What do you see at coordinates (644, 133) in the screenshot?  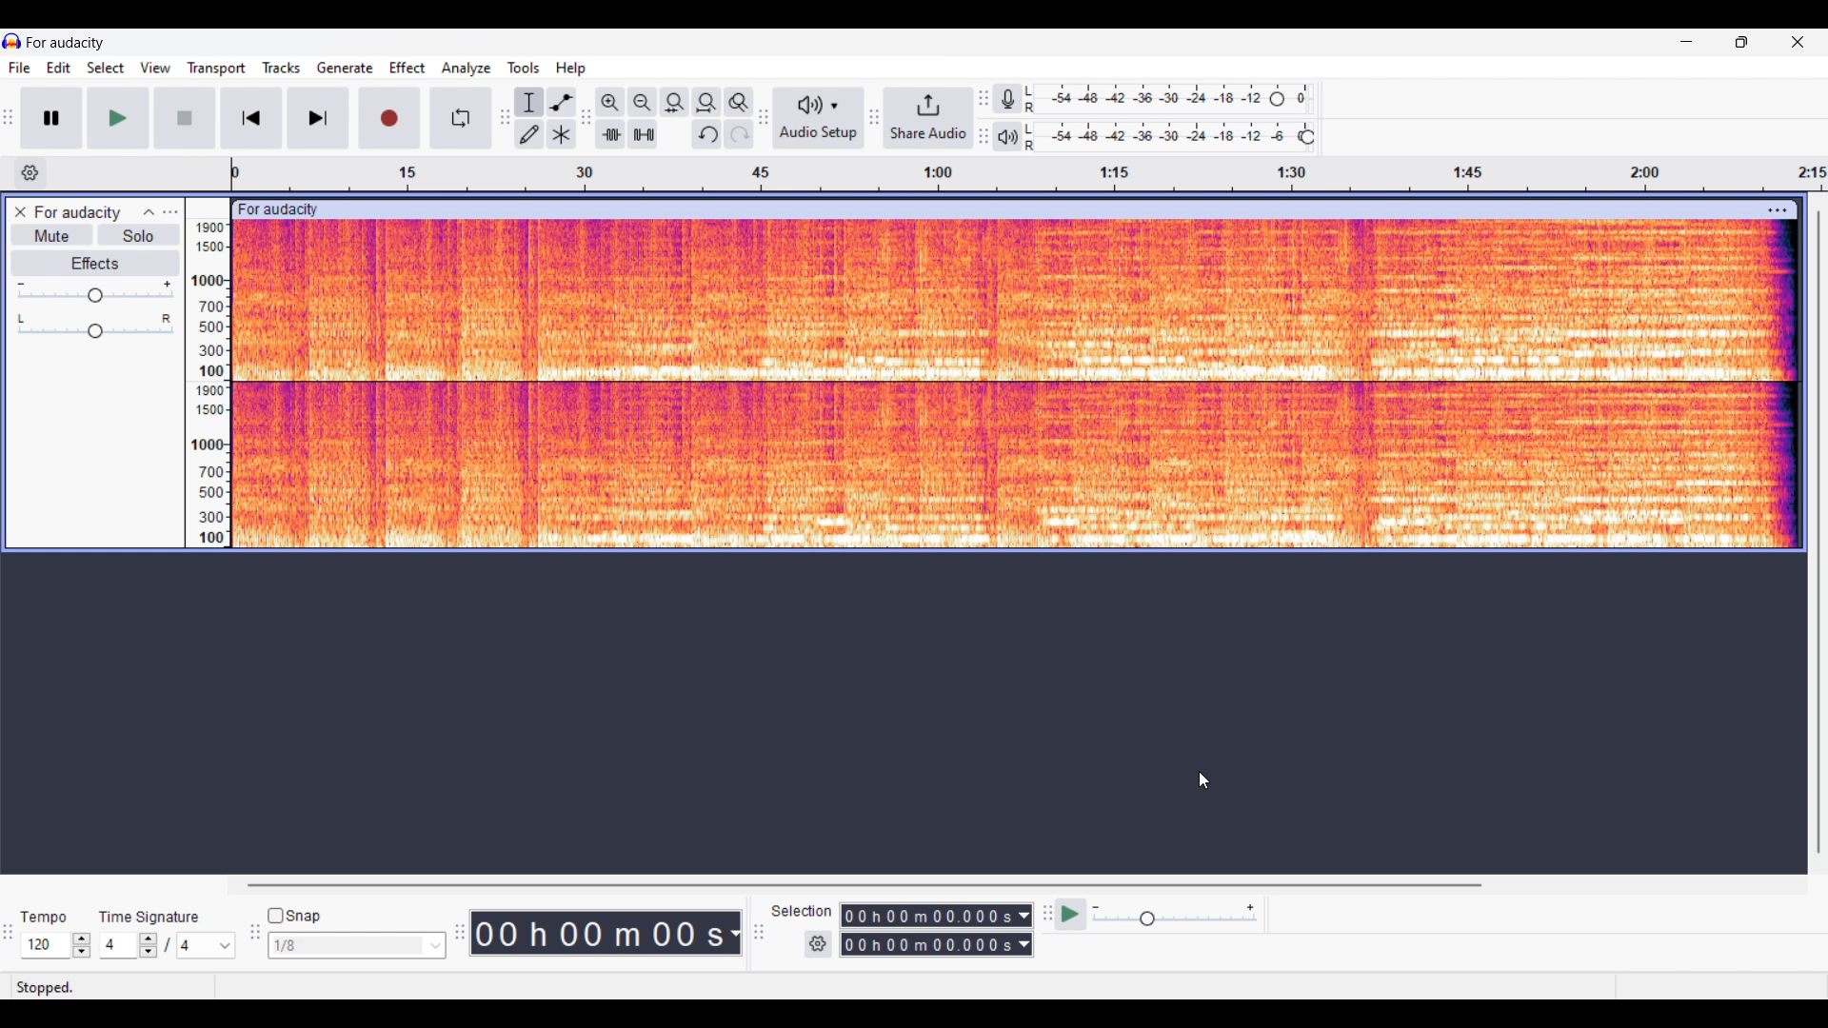 I see `Silence audio selectio` at bounding box center [644, 133].